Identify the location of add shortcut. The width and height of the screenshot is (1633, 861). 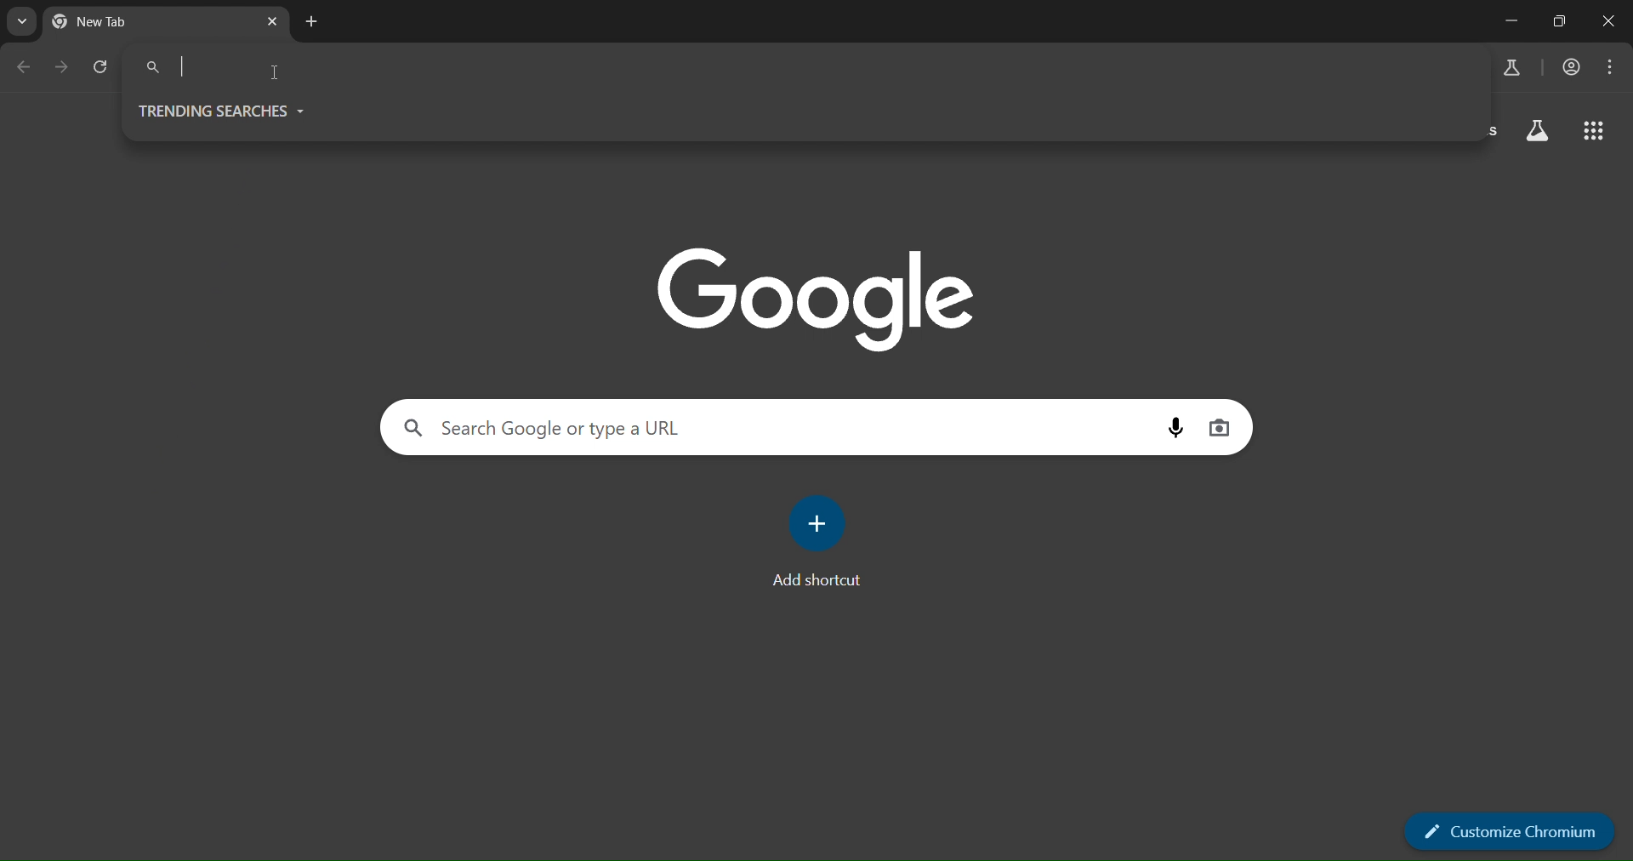
(815, 543).